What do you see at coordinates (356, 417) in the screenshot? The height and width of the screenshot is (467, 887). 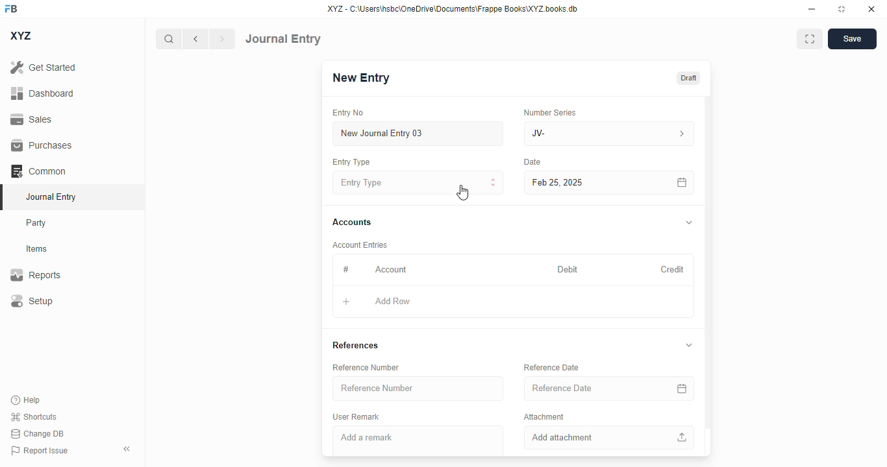 I see `user remark` at bounding box center [356, 417].